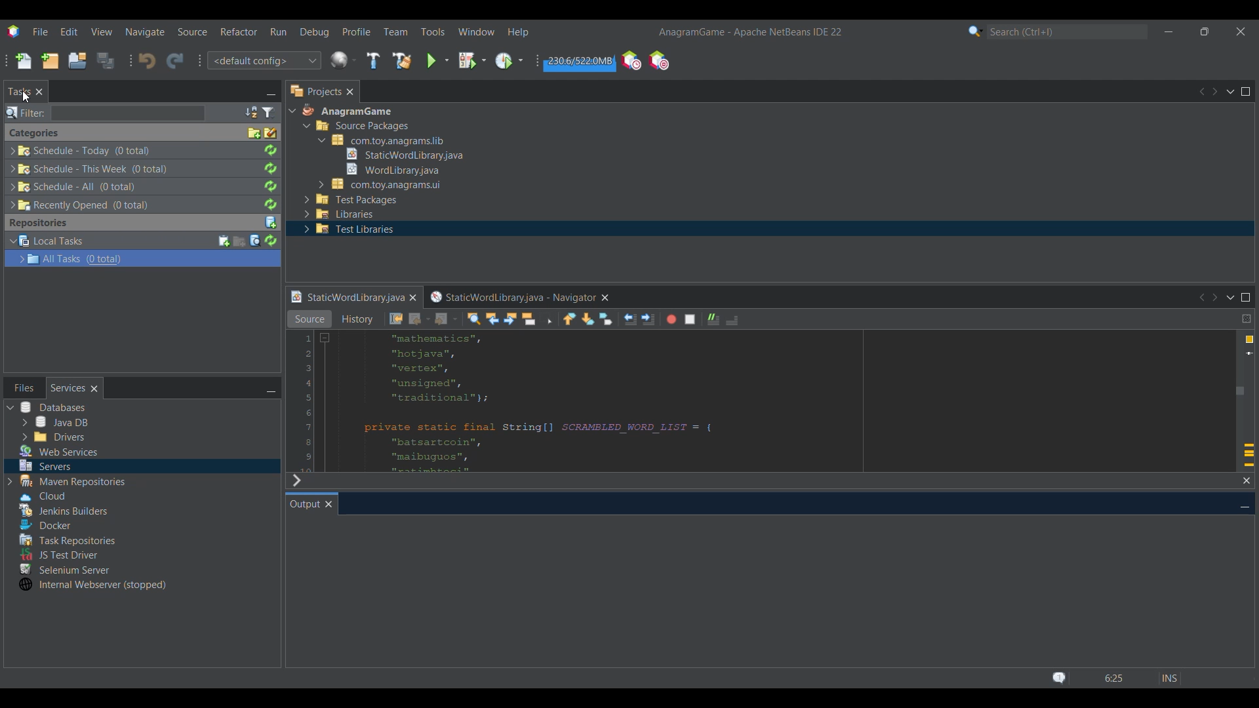 The width and height of the screenshot is (1259, 708). Describe the element at coordinates (315, 91) in the screenshot. I see `Projects tab` at that location.